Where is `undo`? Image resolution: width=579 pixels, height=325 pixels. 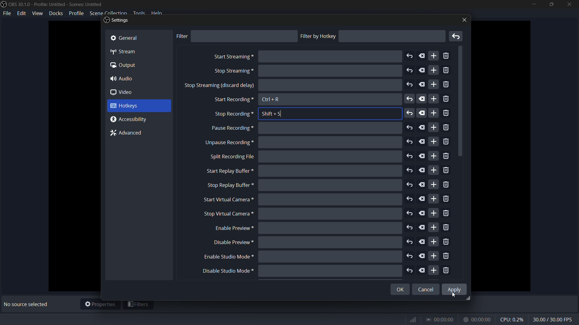 undo is located at coordinates (410, 100).